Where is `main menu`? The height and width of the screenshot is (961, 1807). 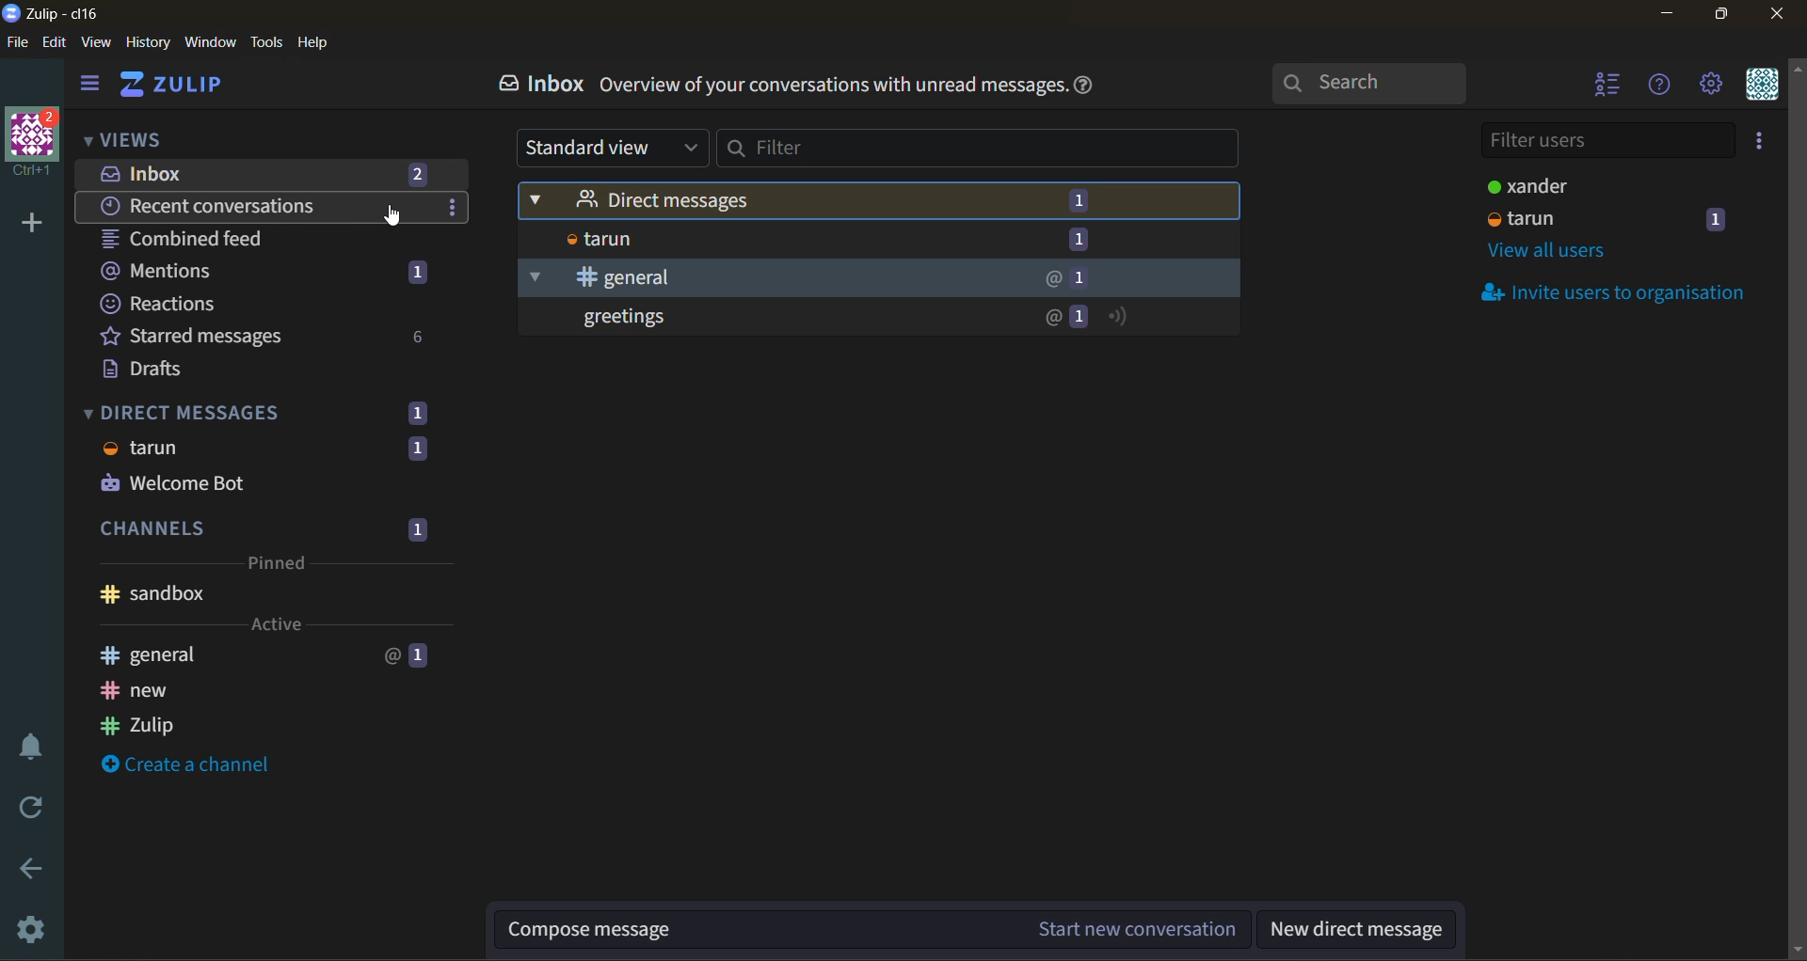 main menu is located at coordinates (1718, 86).